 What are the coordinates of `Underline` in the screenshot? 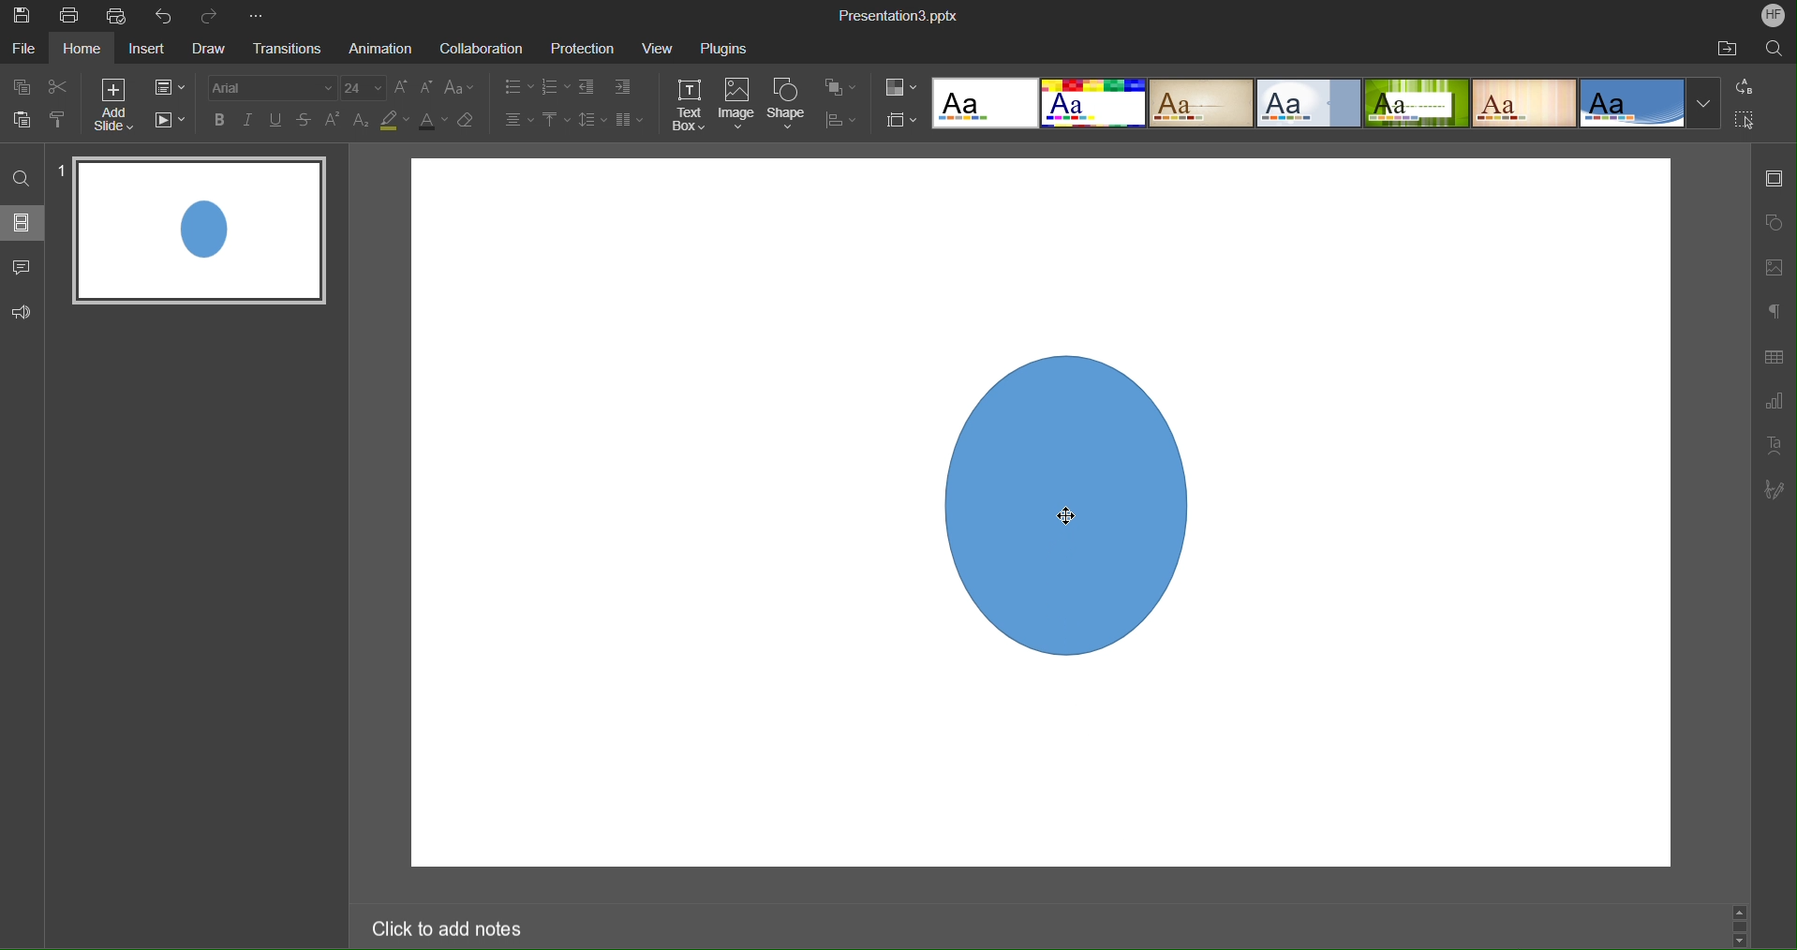 It's located at (276, 123).